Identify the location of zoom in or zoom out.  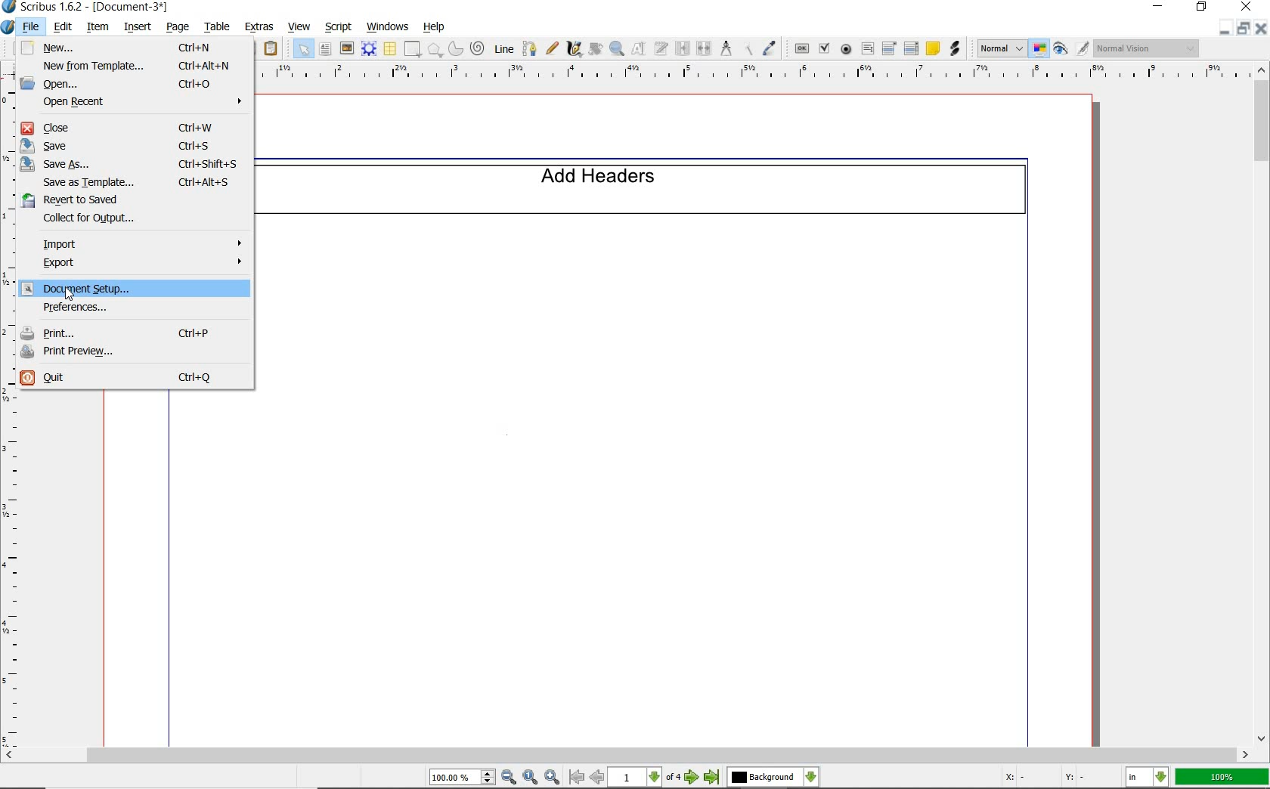
(618, 50).